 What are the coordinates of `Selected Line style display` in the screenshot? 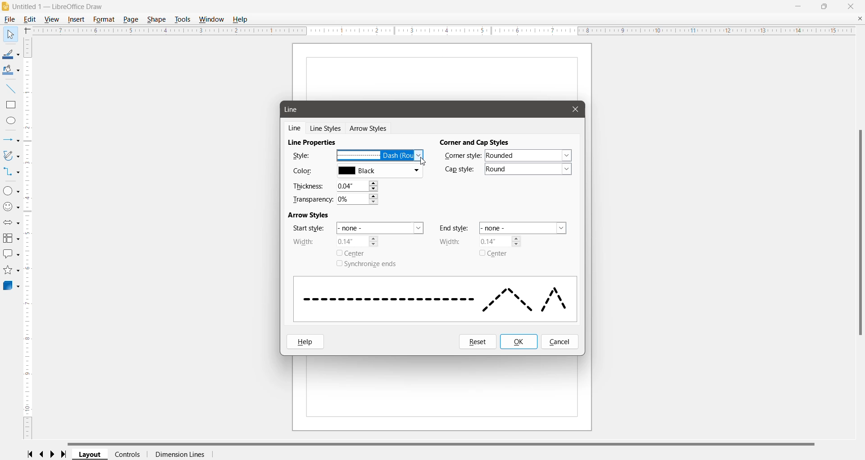 It's located at (434, 299).